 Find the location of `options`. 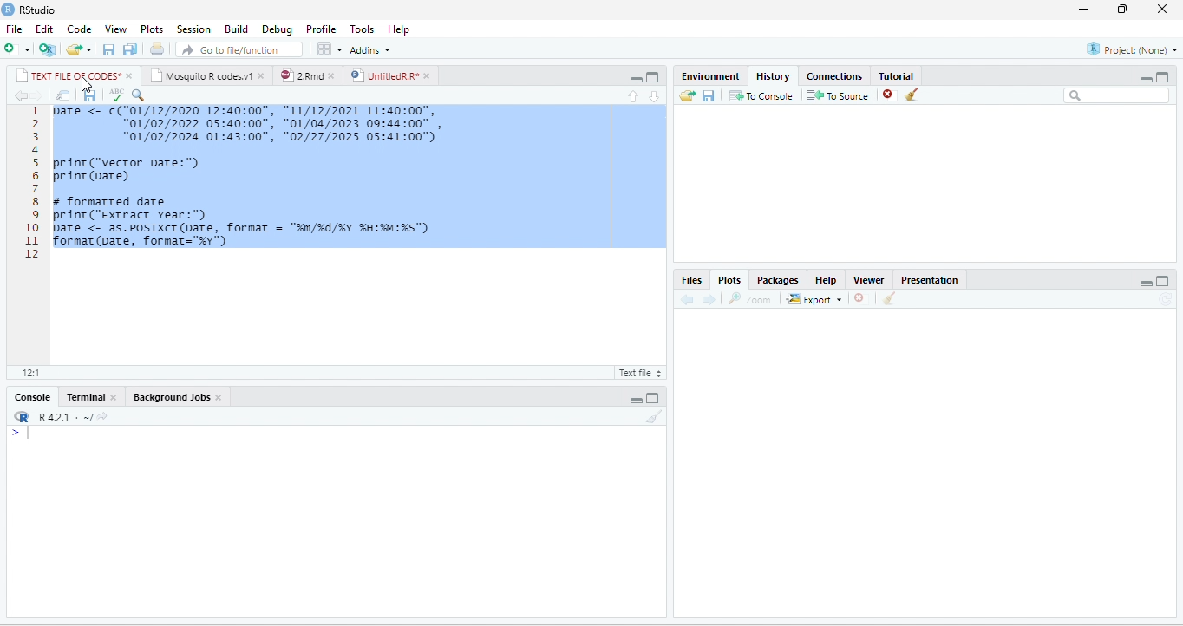

options is located at coordinates (330, 49).